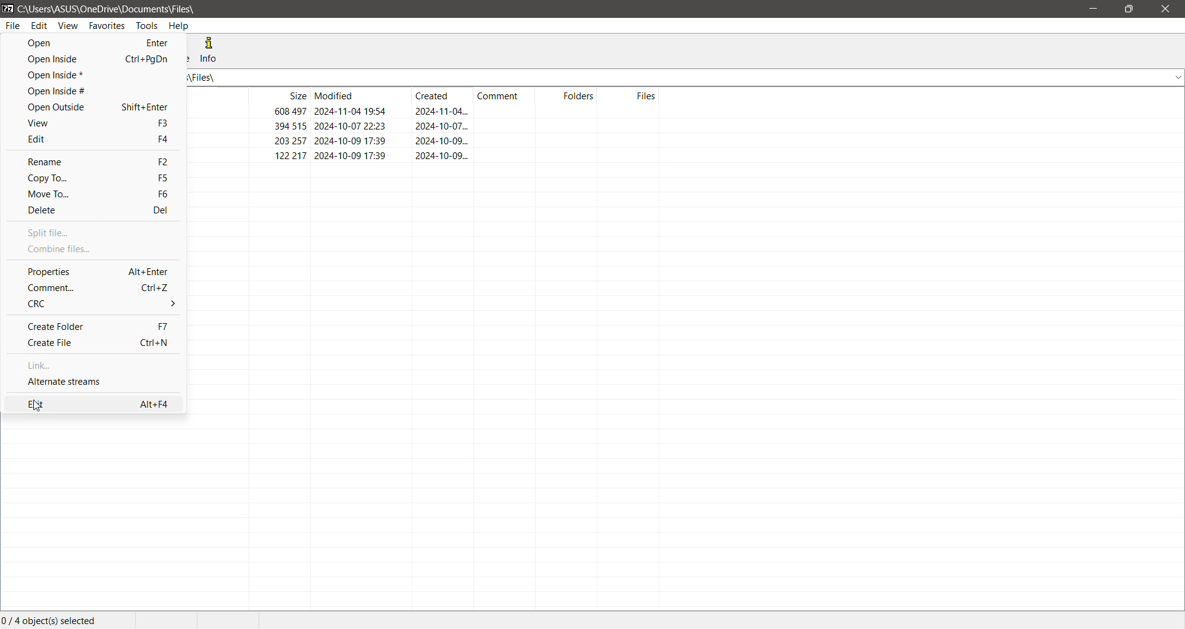 This screenshot has height=629, width=1185. What do you see at coordinates (97, 42) in the screenshot?
I see `Open` at bounding box center [97, 42].